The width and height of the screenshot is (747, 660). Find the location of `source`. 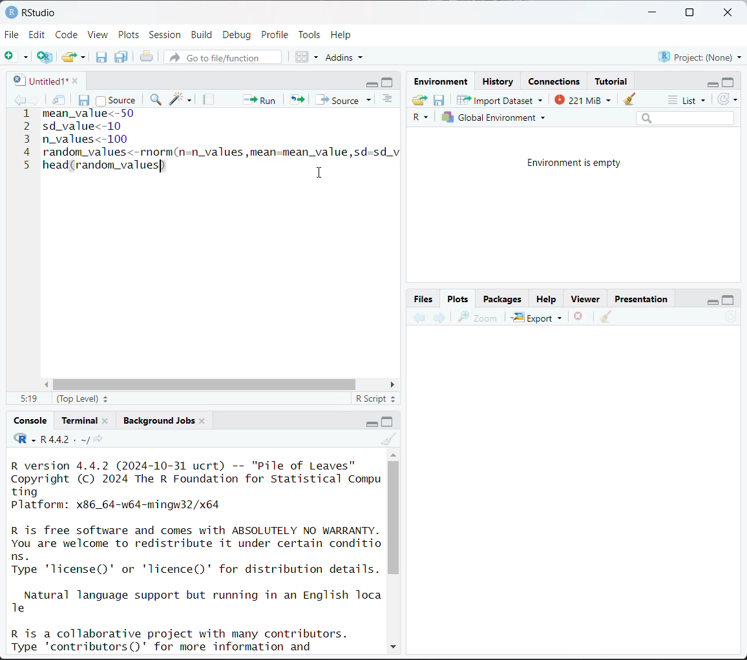

source is located at coordinates (346, 99).